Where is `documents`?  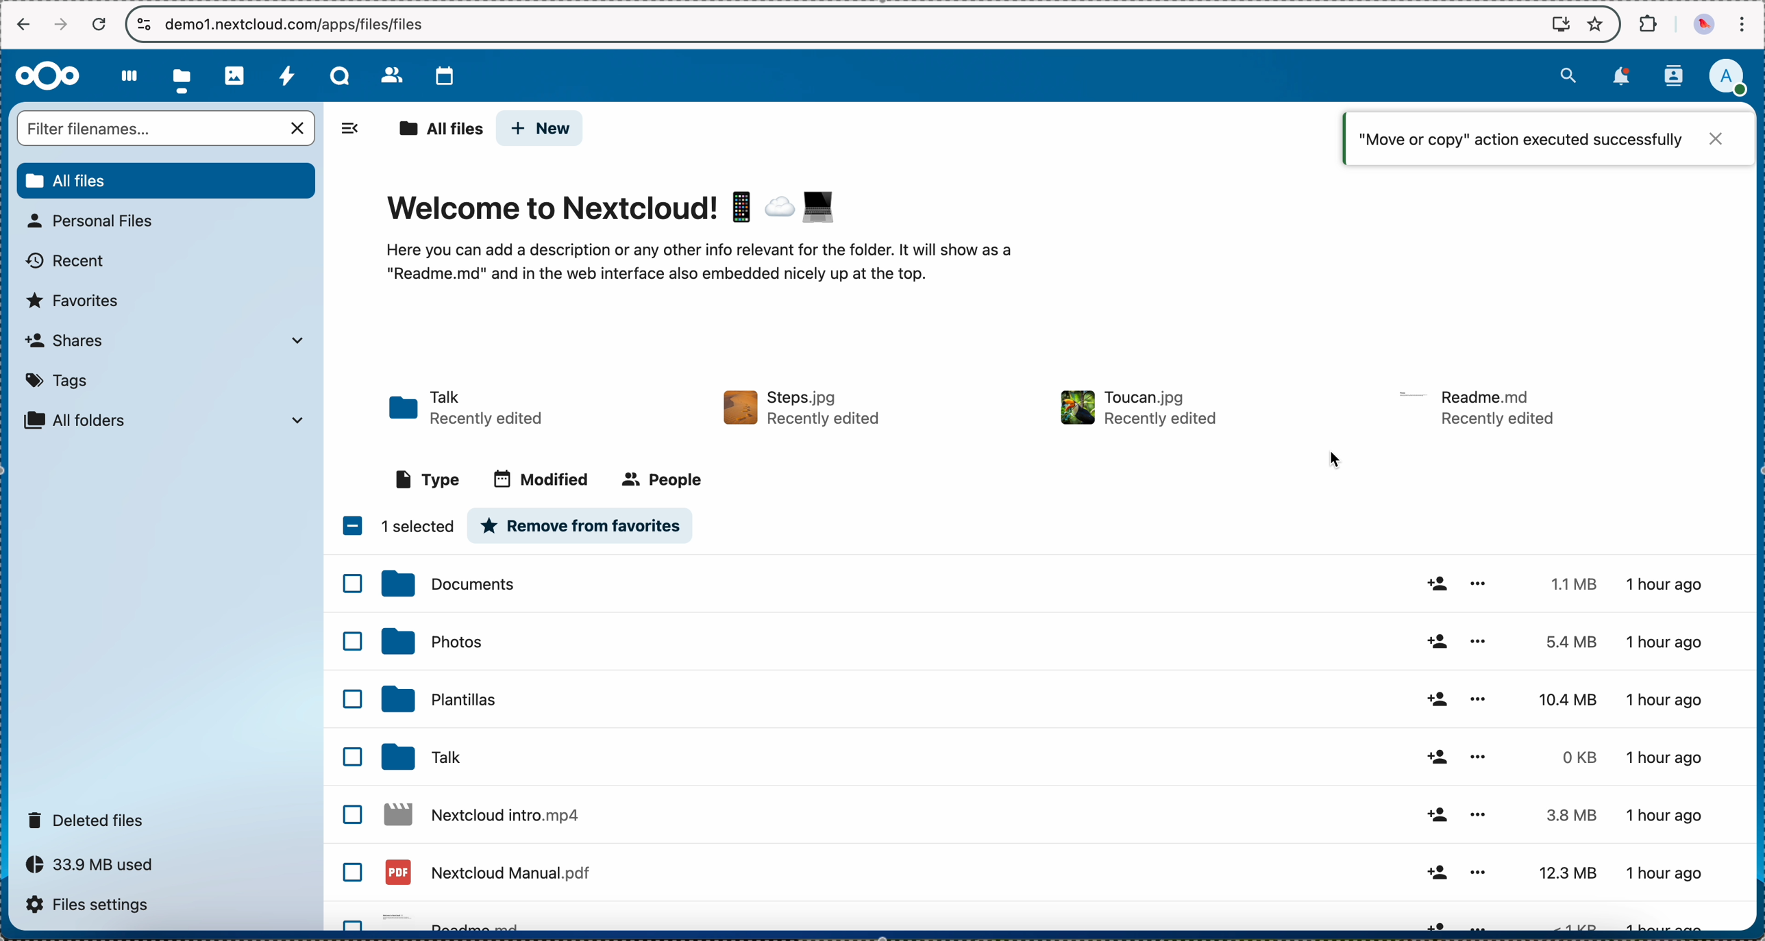 documents is located at coordinates (1046, 583).